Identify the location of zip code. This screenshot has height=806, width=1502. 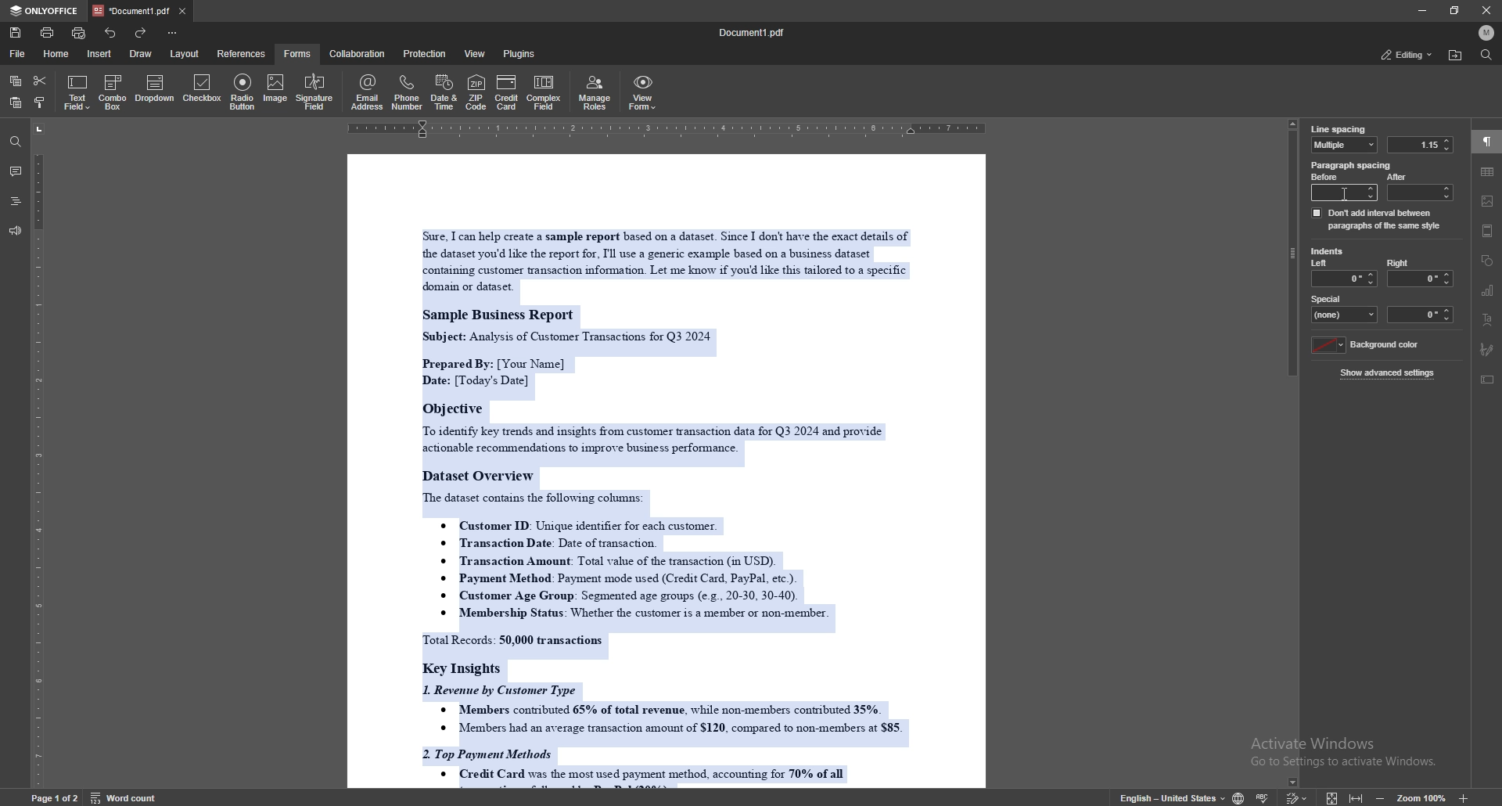
(476, 92).